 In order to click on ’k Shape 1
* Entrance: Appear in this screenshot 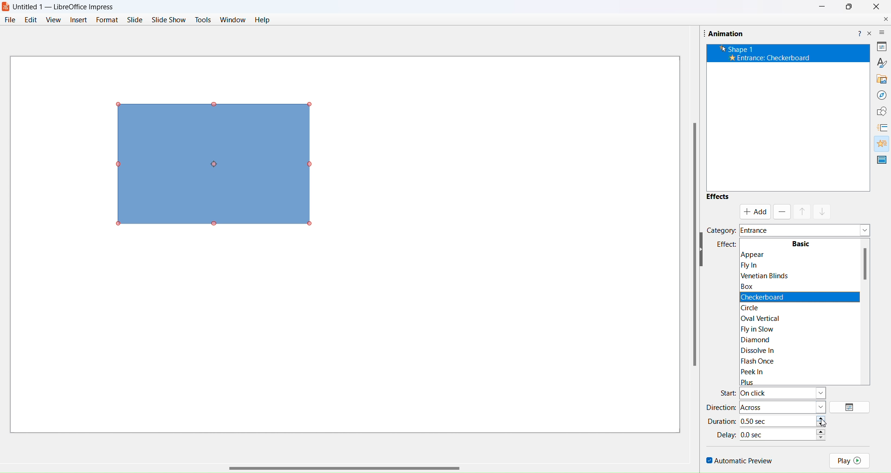, I will do `click(765, 53)`.